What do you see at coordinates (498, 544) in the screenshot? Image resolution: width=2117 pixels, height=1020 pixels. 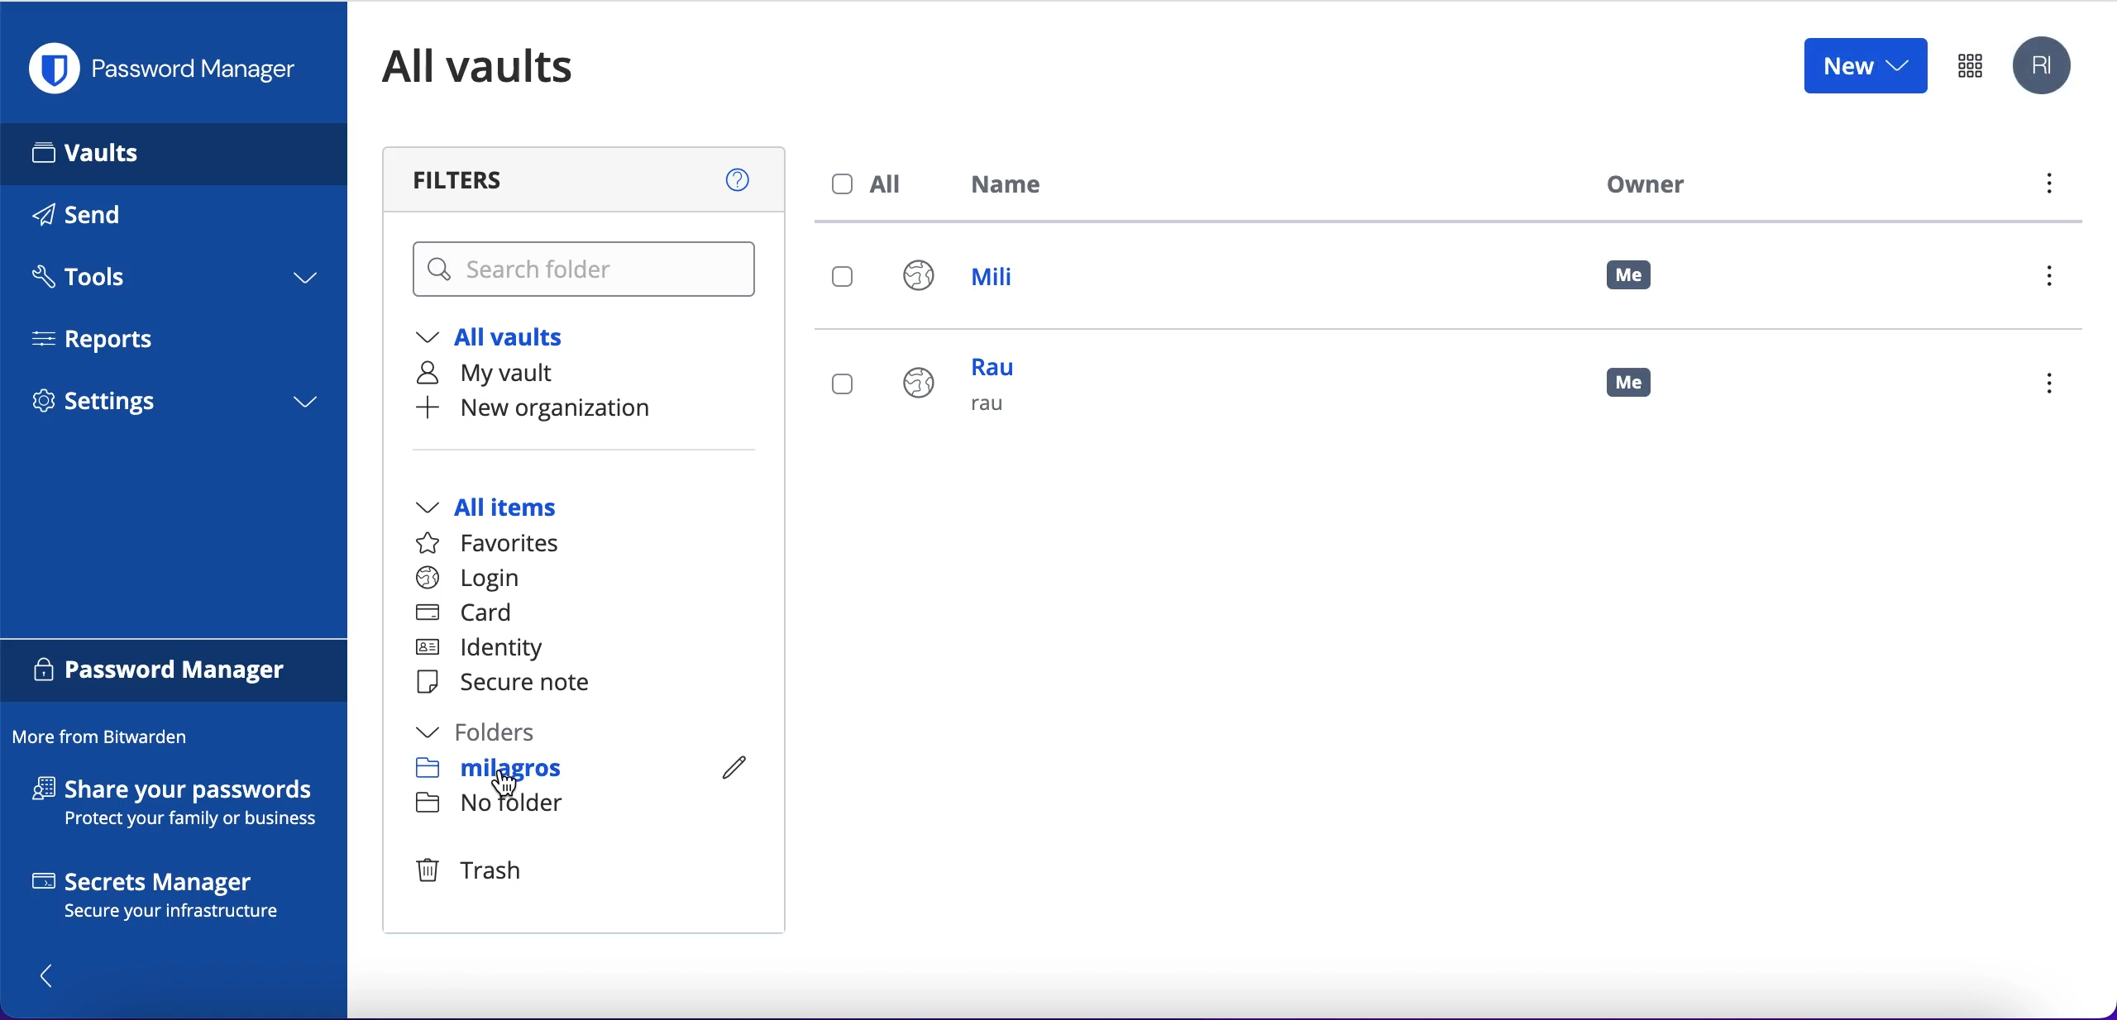 I see `favorites` at bounding box center [498, 544].